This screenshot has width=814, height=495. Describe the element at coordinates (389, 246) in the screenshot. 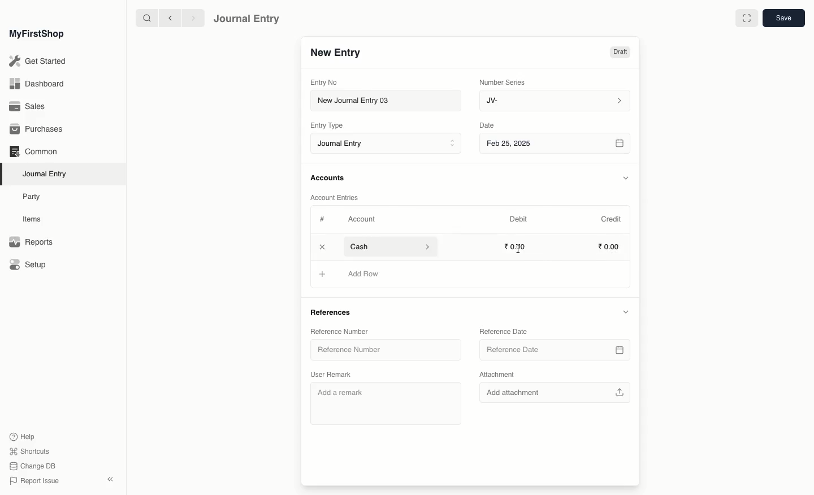

I see `Cash` at that location.